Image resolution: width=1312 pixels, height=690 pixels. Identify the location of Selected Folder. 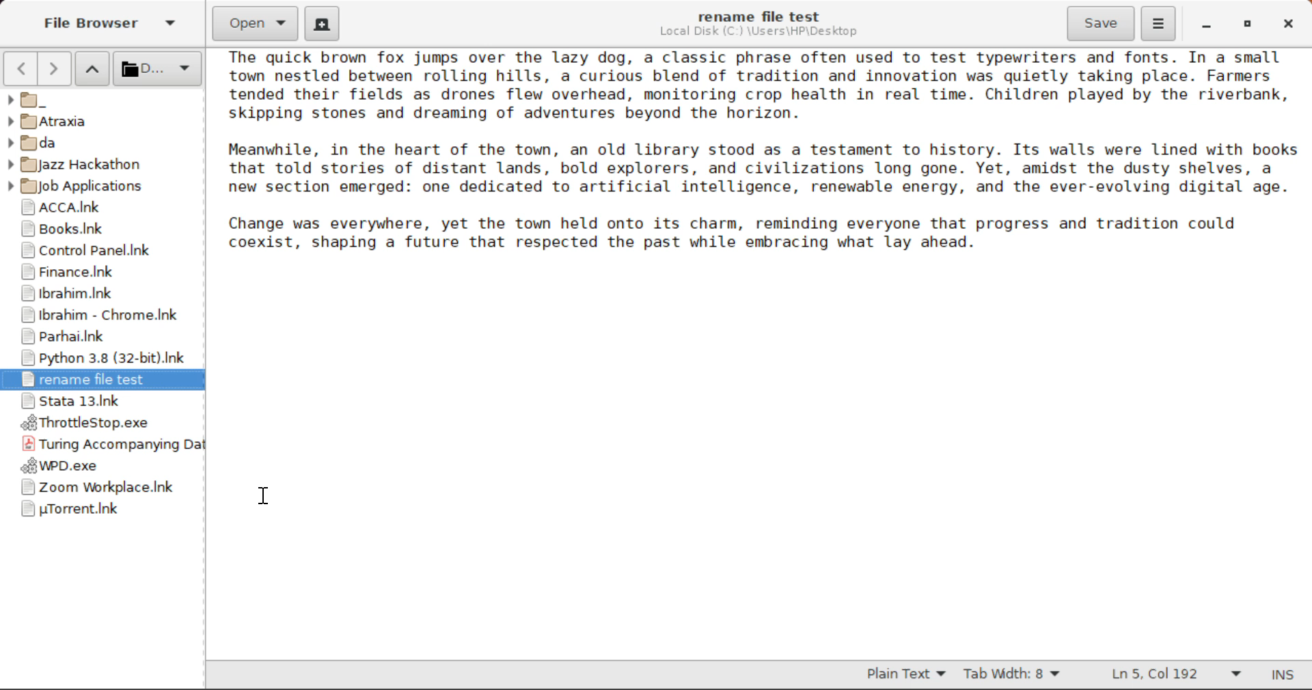
(156, 69).